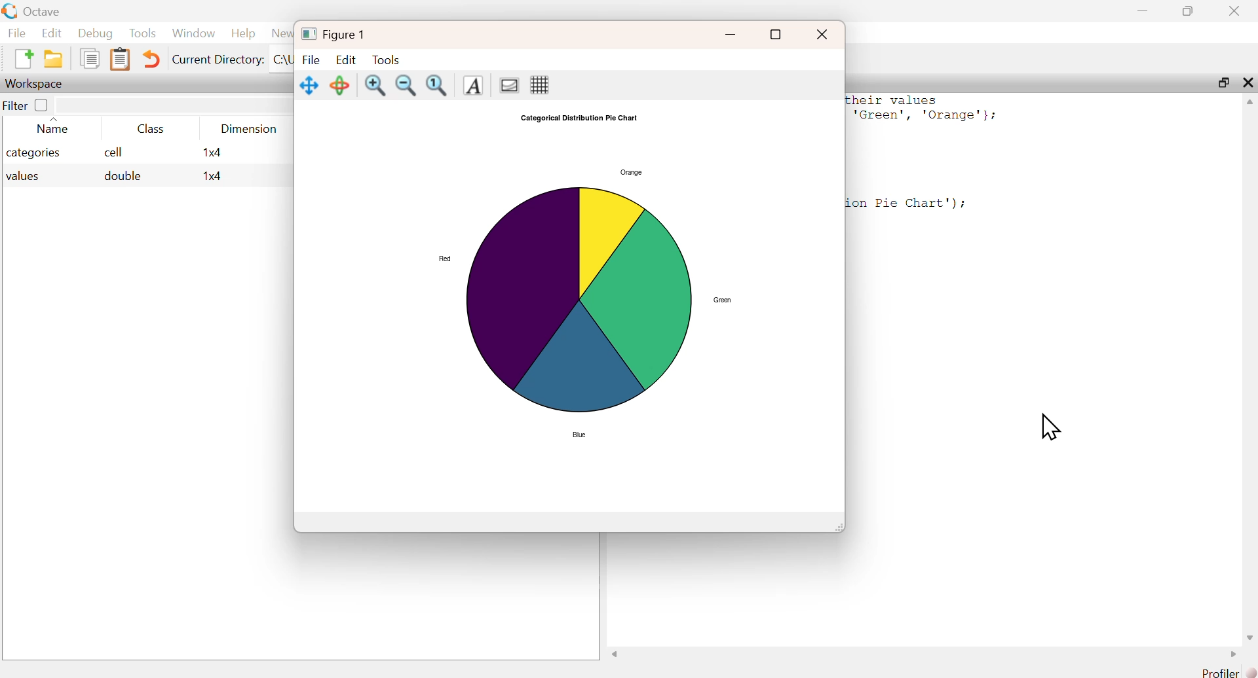 Image resolution: width=1258 pixels, height=678 pixels. I want to click on maximize, so click(1223, 81).